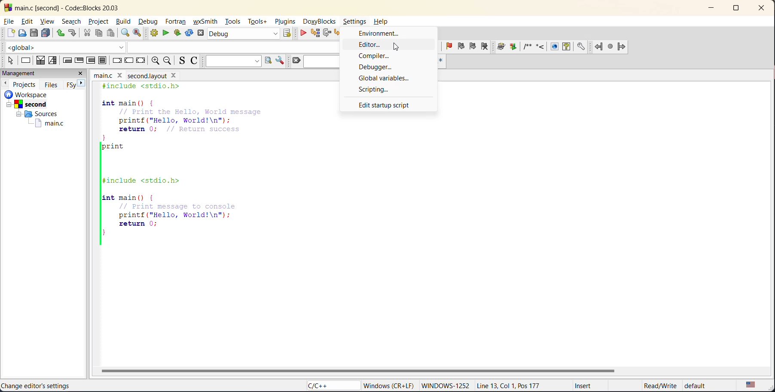 This screenshot has width=775, height=392. Describe the element at coordinates (52, 84) in the screenshot. I see `files` at that location.